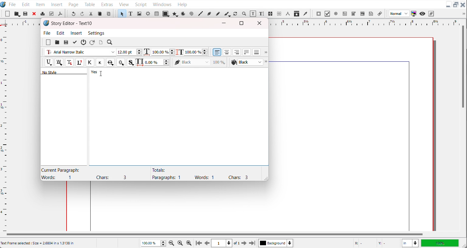 The height and width of the screenshot is (248, 467). I want to click on Item, so click(41, 4).